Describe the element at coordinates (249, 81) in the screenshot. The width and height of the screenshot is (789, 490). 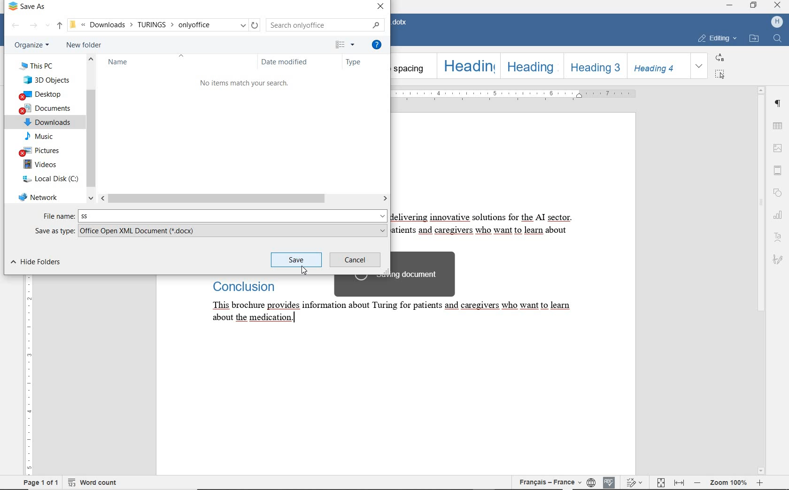
I see `file` at that location.